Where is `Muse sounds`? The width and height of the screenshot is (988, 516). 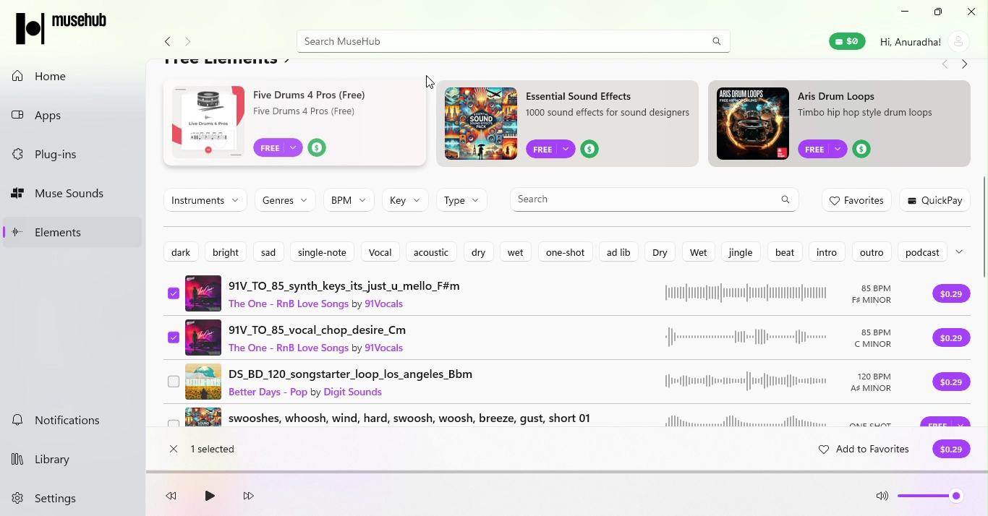
Muse sounds is located at coordinates (74, 194).